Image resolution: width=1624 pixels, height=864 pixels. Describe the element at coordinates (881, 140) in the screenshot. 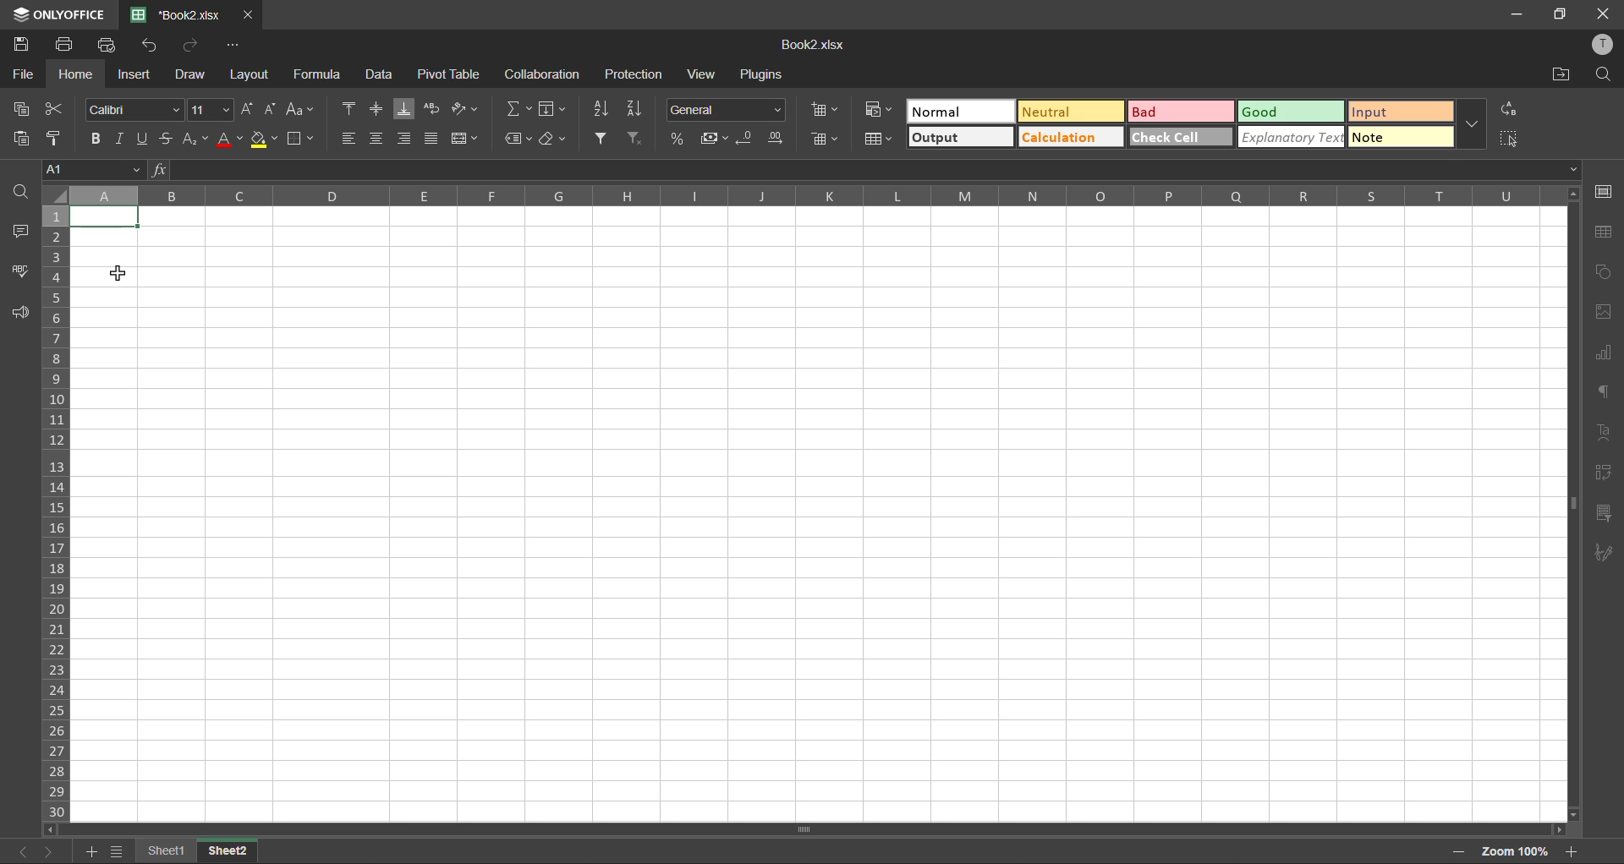

I see `format as table` at that location.